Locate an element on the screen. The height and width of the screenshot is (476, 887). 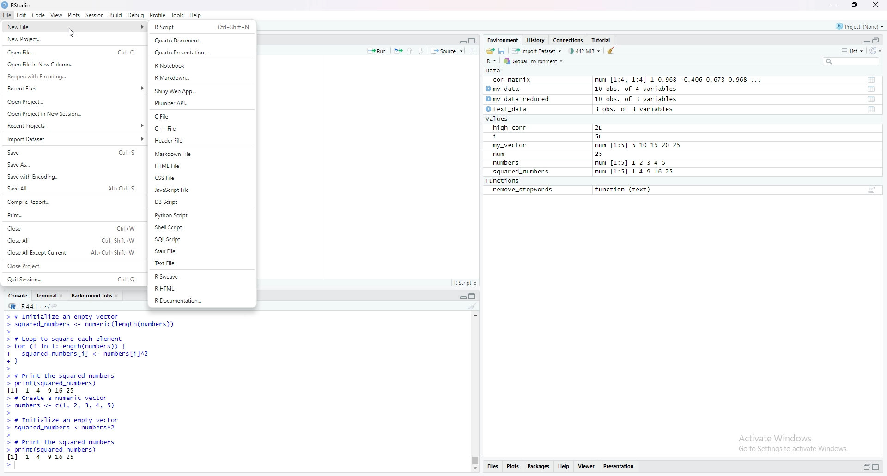
> # Initialize an empty vector> squared_numbers <- numeric(length(numbers))> # Loop To square each element> for (i in 1:length(numbers)) {+ squared_numbers[i] <- nunbers[i]2+}> # print the squared numbers> print(squared_numbers)1] 1 4 91625> # create a numeric vector> numbers <- c(1, 2, 3, 4, 5)> # Initialize an empty vector> squared_numbers <-numbersA2> # print the squared numbers> print(squared_numbers)1] 1 4 91625 is located at coordinates (99, 393).